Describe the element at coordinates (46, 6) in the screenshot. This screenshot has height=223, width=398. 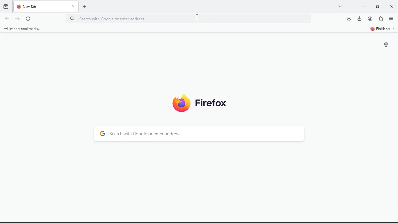
I see `tab` at that location.